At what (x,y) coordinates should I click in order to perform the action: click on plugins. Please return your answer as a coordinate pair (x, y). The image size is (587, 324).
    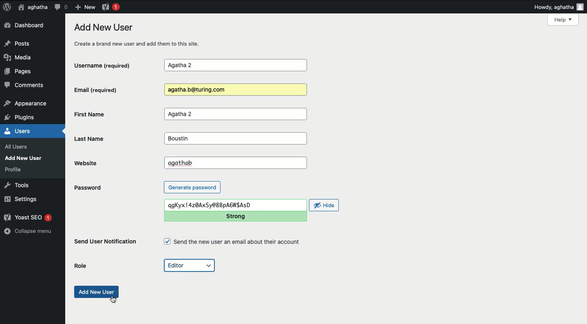
    Looking at the image, I should click on (24, 118).